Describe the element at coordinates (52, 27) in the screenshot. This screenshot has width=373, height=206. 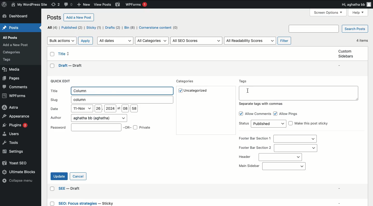
I see `All` at that location.